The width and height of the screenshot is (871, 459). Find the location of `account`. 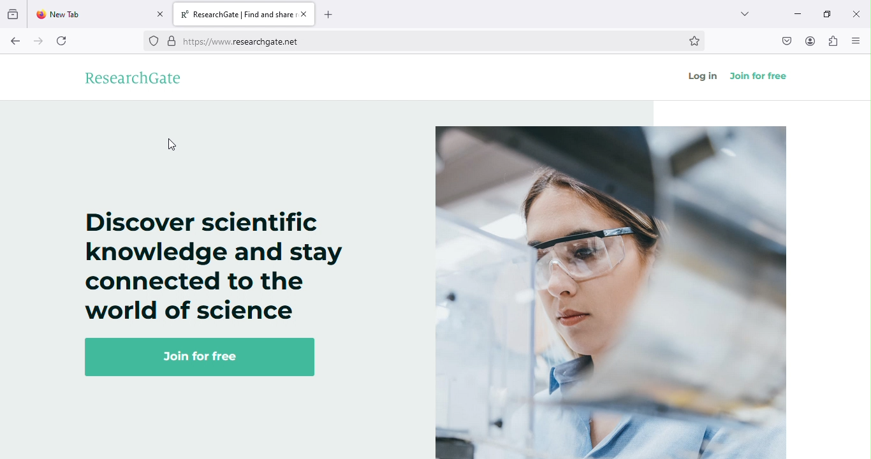

account is located at coordinates (812, 41).